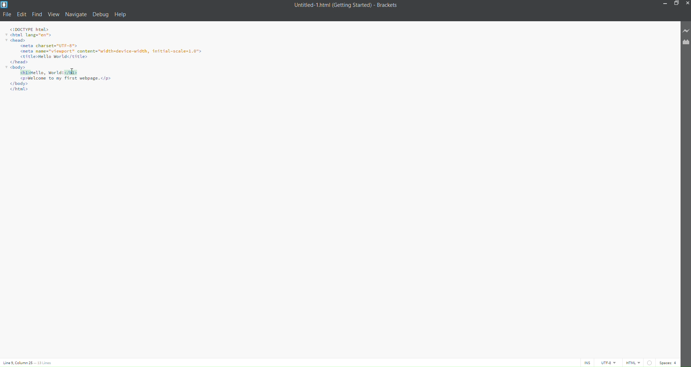 The image size is (691, 367). Describe the element at coordinates (344, 5) in the screenshot. I see `title` at that location.